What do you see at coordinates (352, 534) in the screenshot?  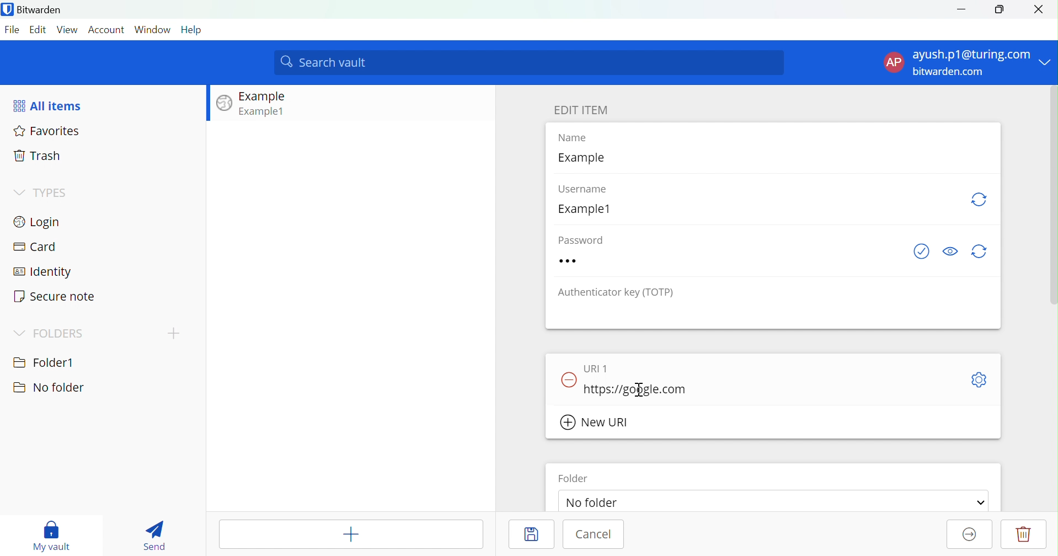 I see `Add Item` at bounding box center [352, 534].